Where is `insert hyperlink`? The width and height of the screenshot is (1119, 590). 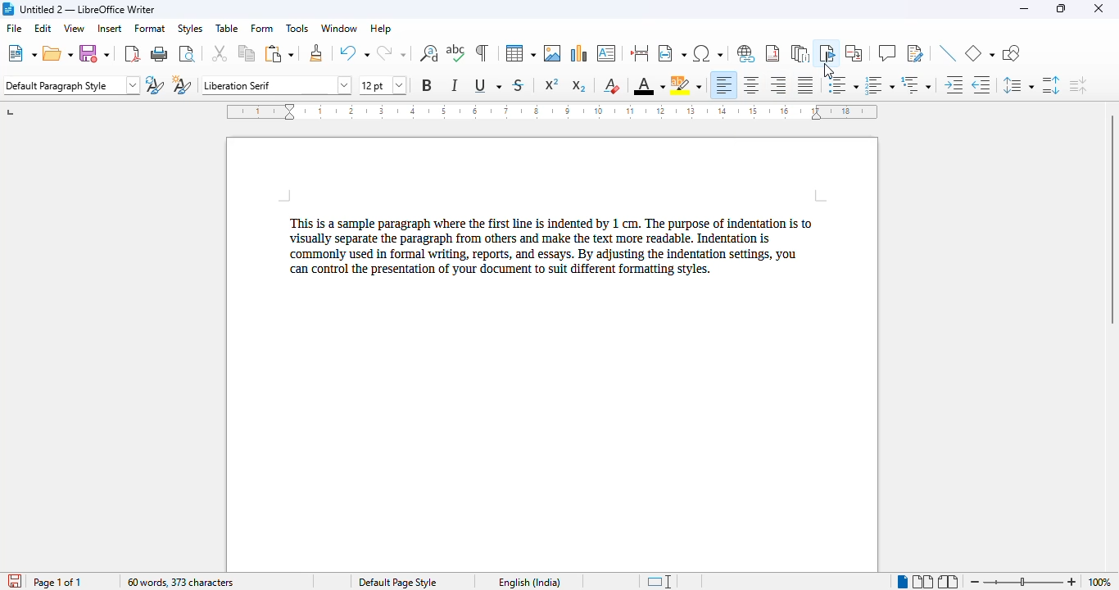
insert hyperlink is located at coordinates (746, 53).